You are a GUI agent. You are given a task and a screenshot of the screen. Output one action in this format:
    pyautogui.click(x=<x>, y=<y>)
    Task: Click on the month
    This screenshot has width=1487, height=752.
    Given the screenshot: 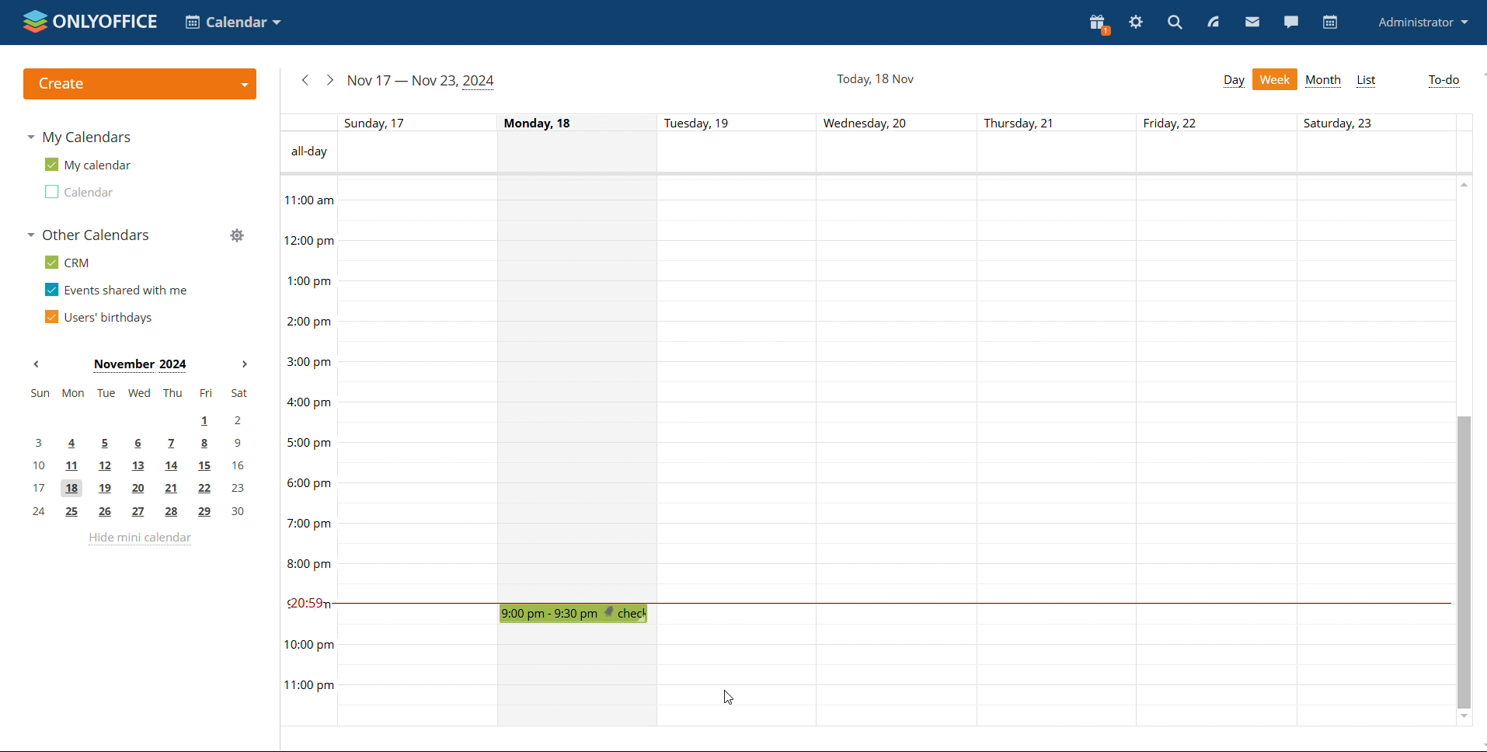 What is the action you would take?
    pyautogui.click(x=1325, y=81)
    